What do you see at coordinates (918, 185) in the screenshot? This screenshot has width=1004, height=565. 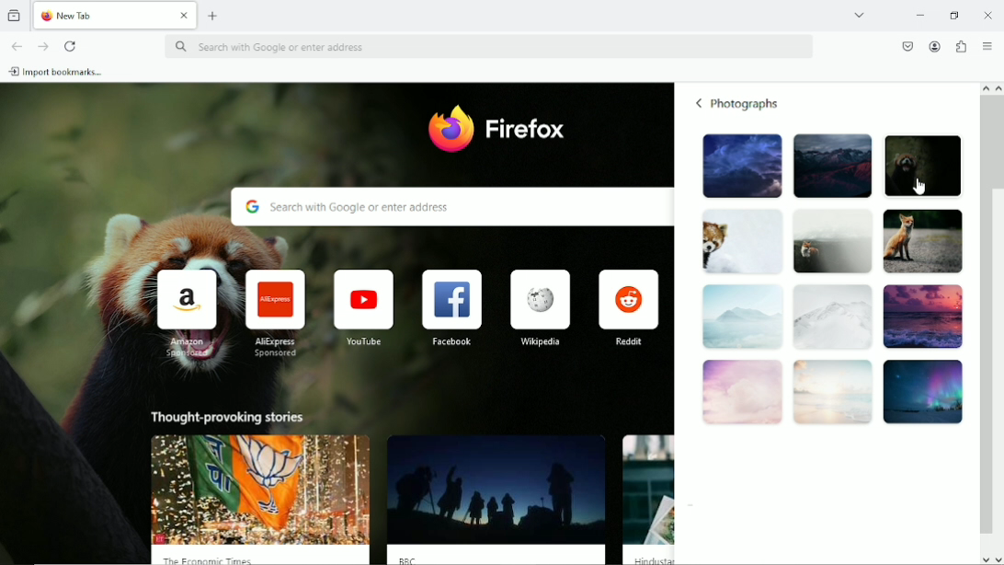 I see `Cursor` at bounding box center [918, 185].